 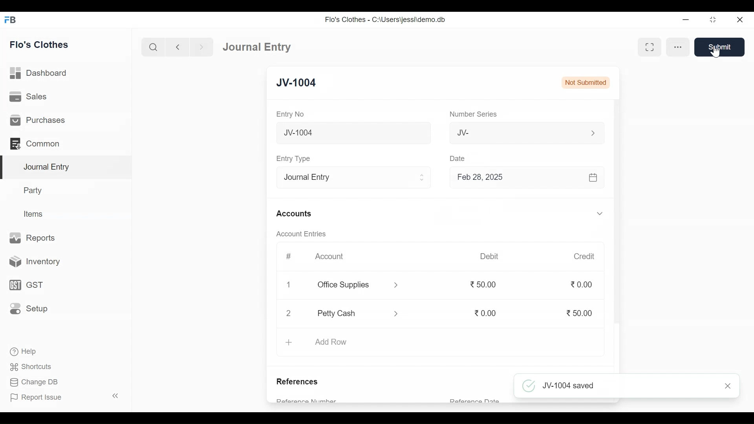 I want to click on Accounts, so click(x=294, y=214).